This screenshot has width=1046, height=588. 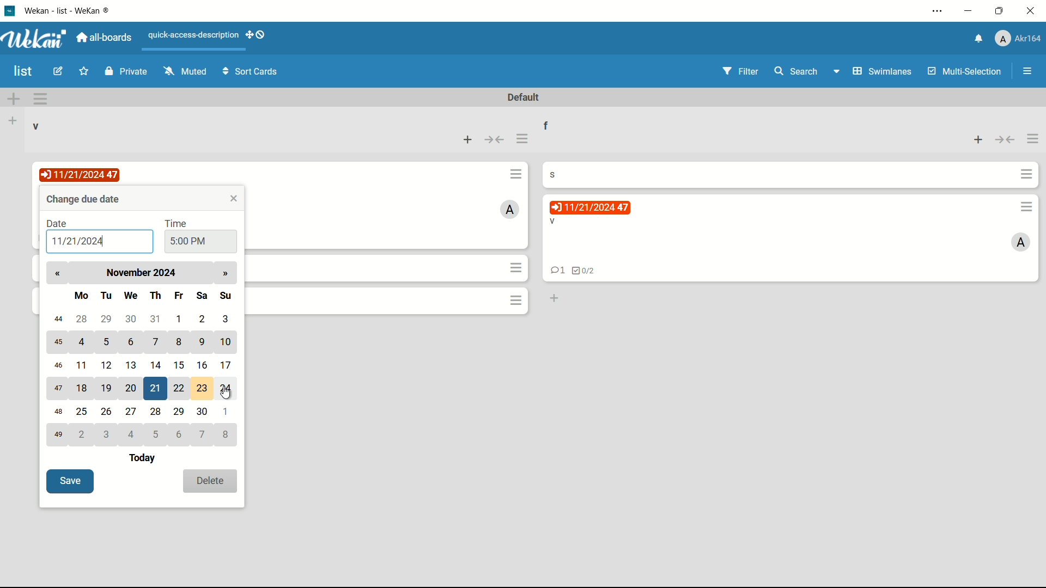 What do you see at coordinates (525, 98) in the screenshot?
I see `default` at bounding box center [525, 98].